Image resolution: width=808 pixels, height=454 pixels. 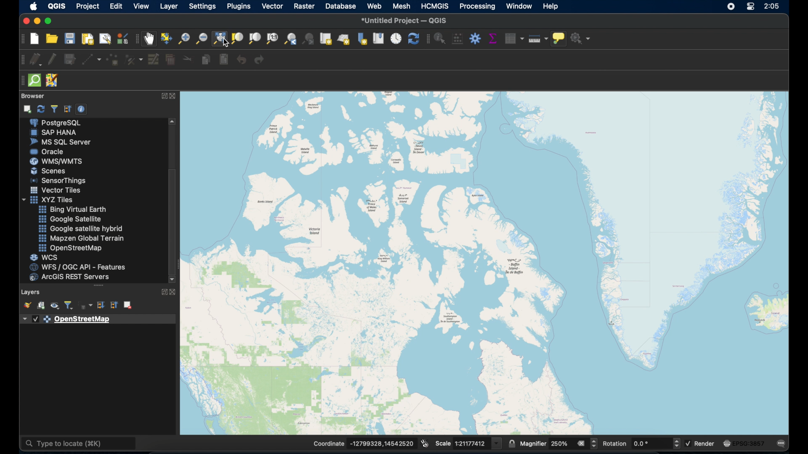 I want to click on , so click(x=750, y=8).